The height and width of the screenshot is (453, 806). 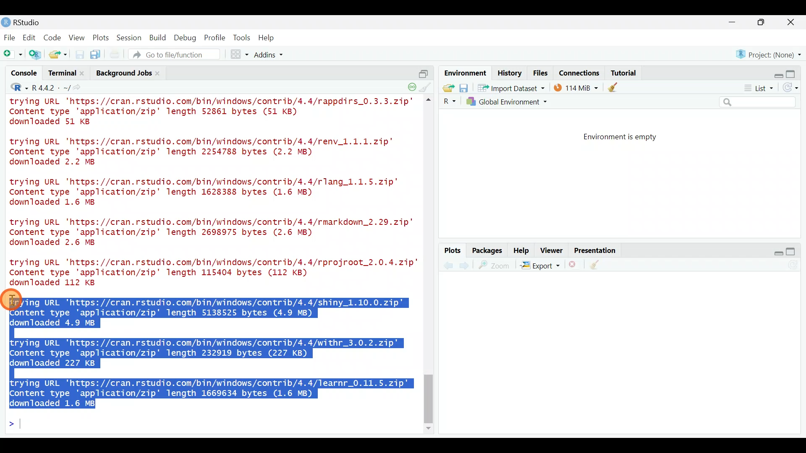 I want to click on Build, so click(x=158, y=37).